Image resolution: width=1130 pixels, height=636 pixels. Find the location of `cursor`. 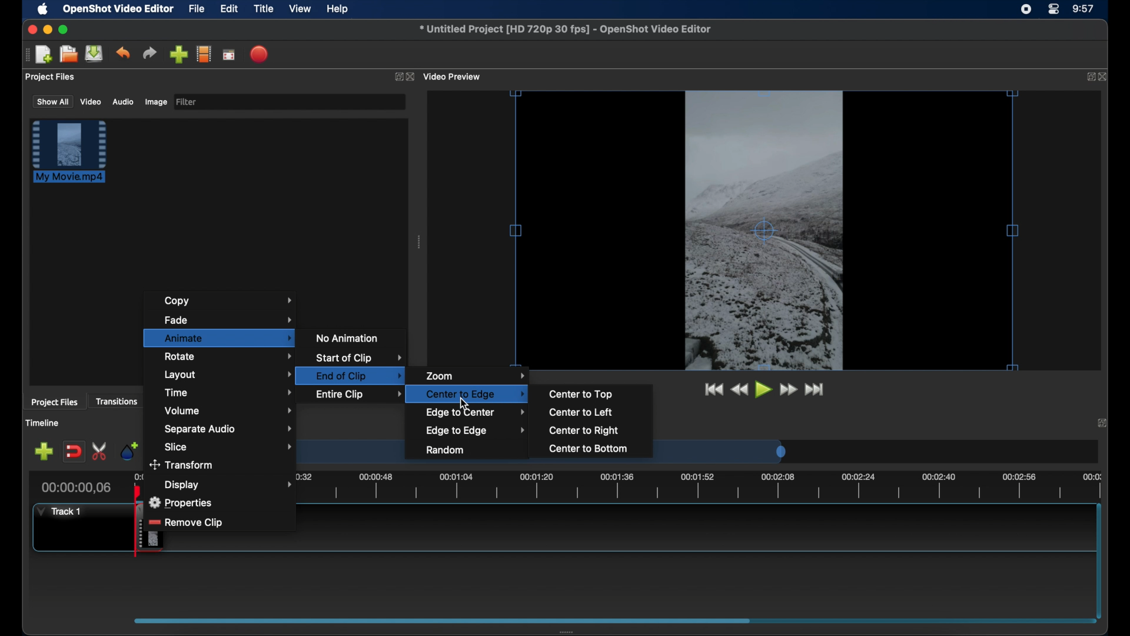

cursor is located at coordinates (464, 403).